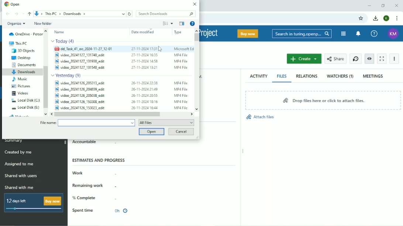  I want to click on Relations, so click(307, 76).